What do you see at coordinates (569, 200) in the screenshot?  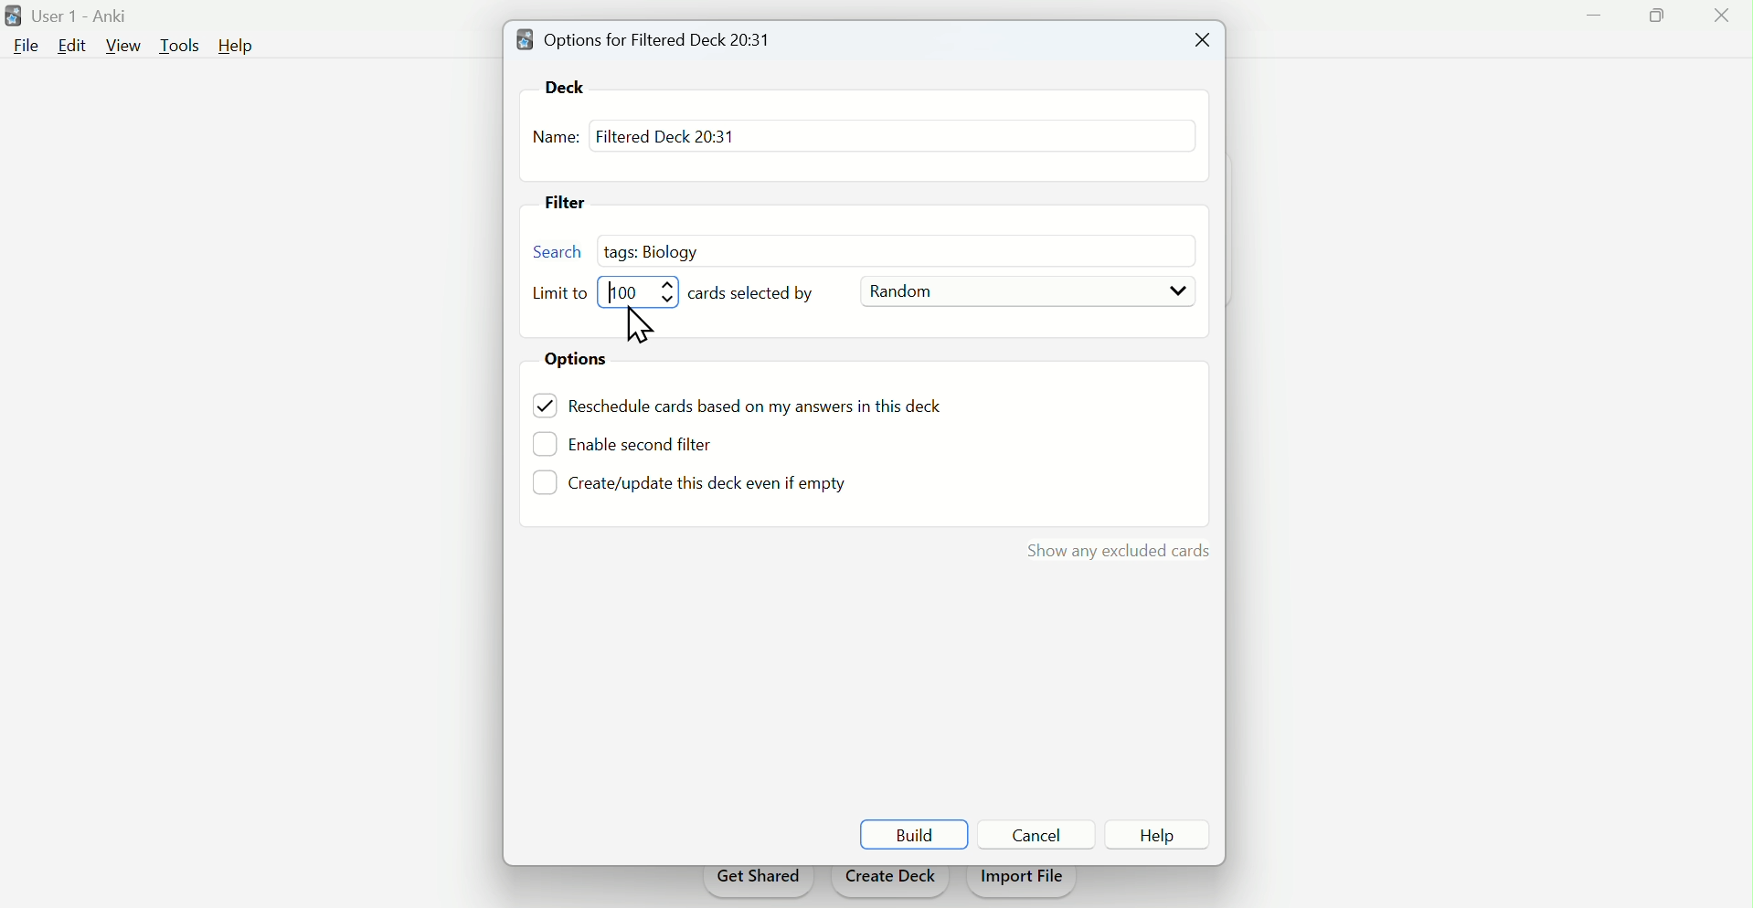 I see `Filter` at bounding box center [569, 200].